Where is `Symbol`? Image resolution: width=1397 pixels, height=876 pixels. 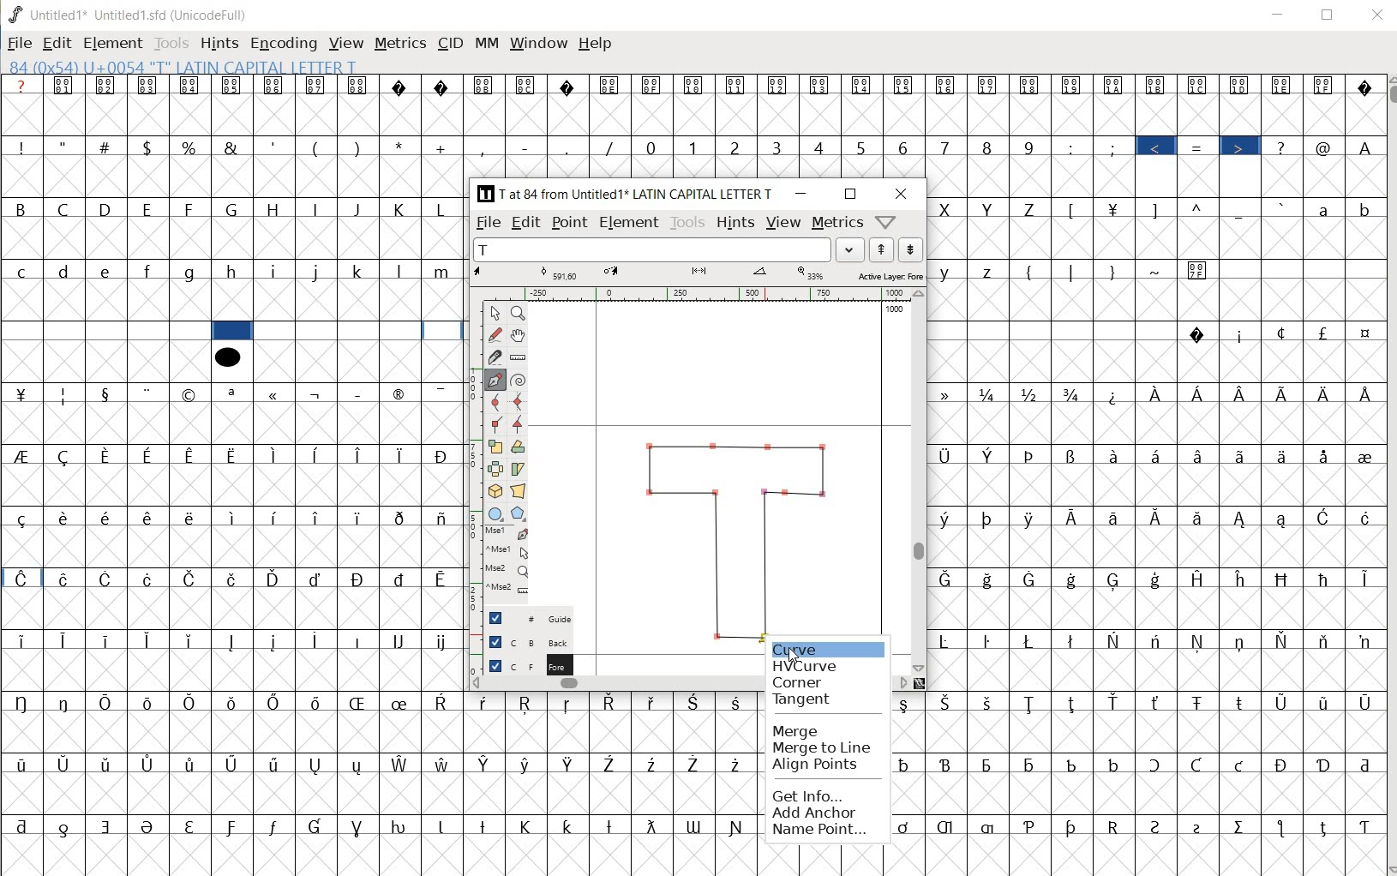
Symbol is located at coordinates (191, 395).